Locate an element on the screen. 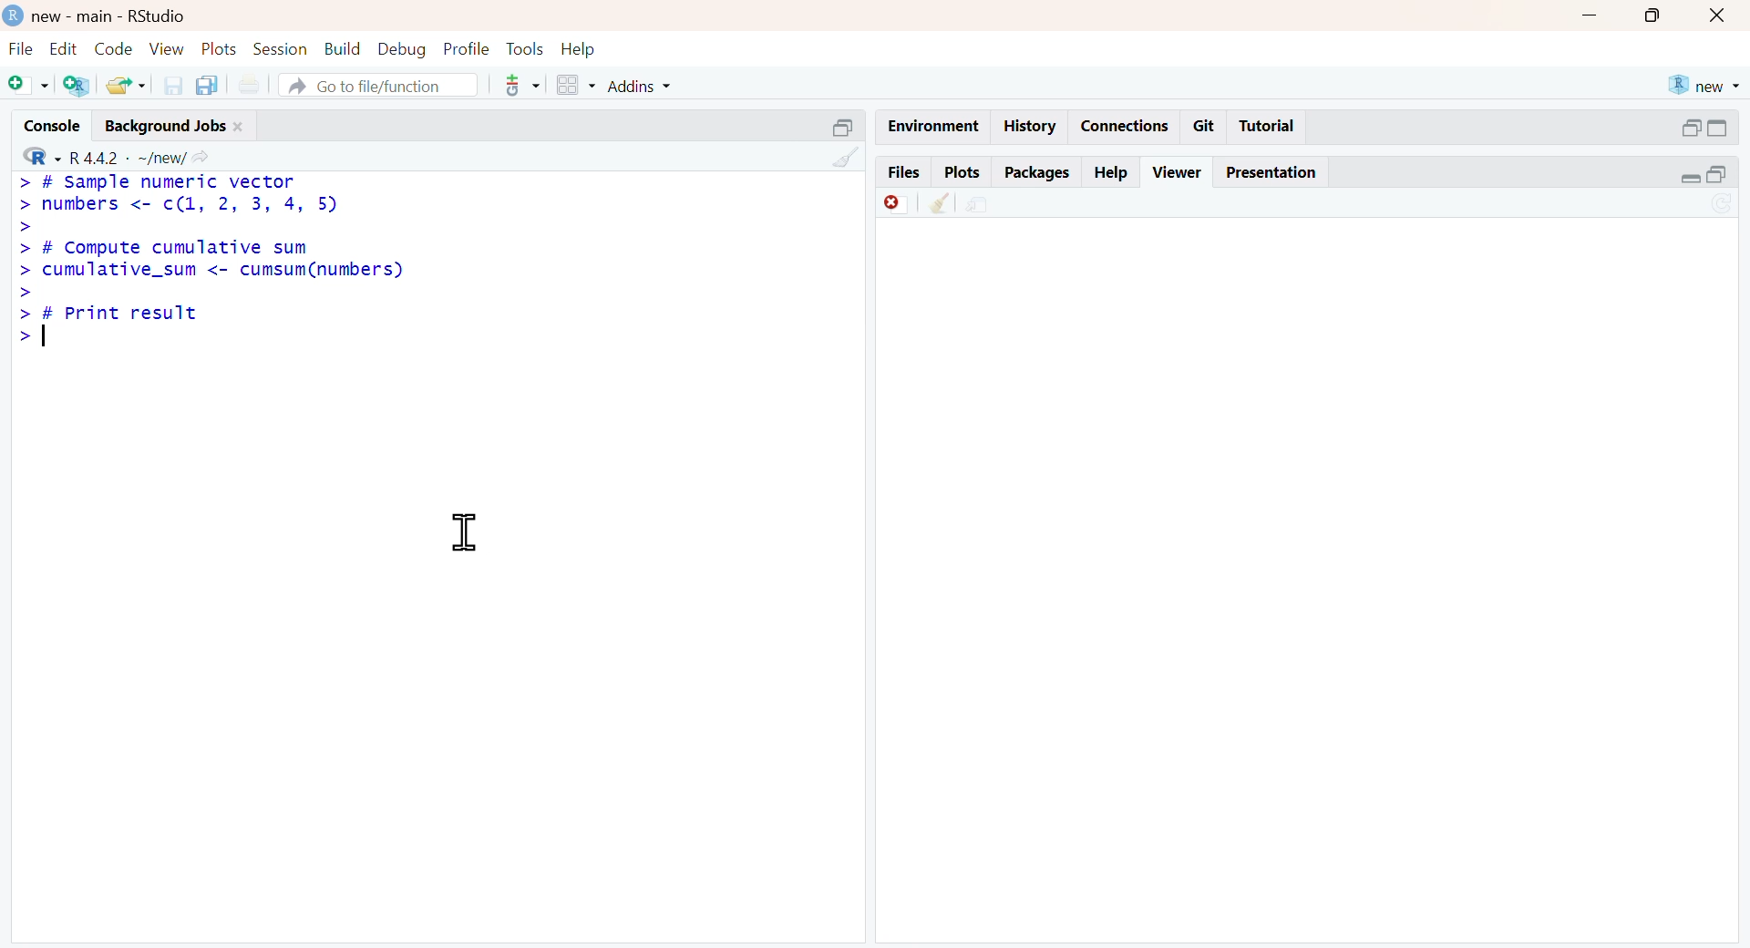 This screenshot has width=1750, height=948. plots is located at coordinates (219, 46).